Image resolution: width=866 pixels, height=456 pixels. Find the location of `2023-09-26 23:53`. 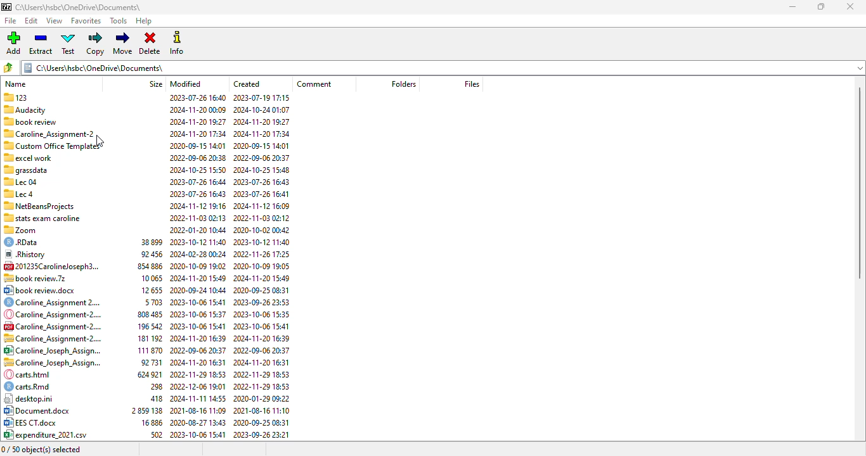

2023-09-26 23:53 is located at coordinates (261, 302).